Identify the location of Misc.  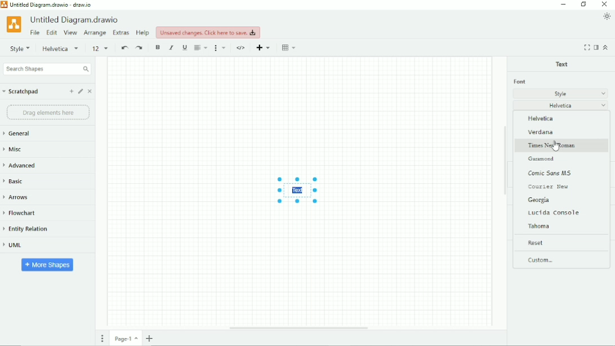
(15, 149).